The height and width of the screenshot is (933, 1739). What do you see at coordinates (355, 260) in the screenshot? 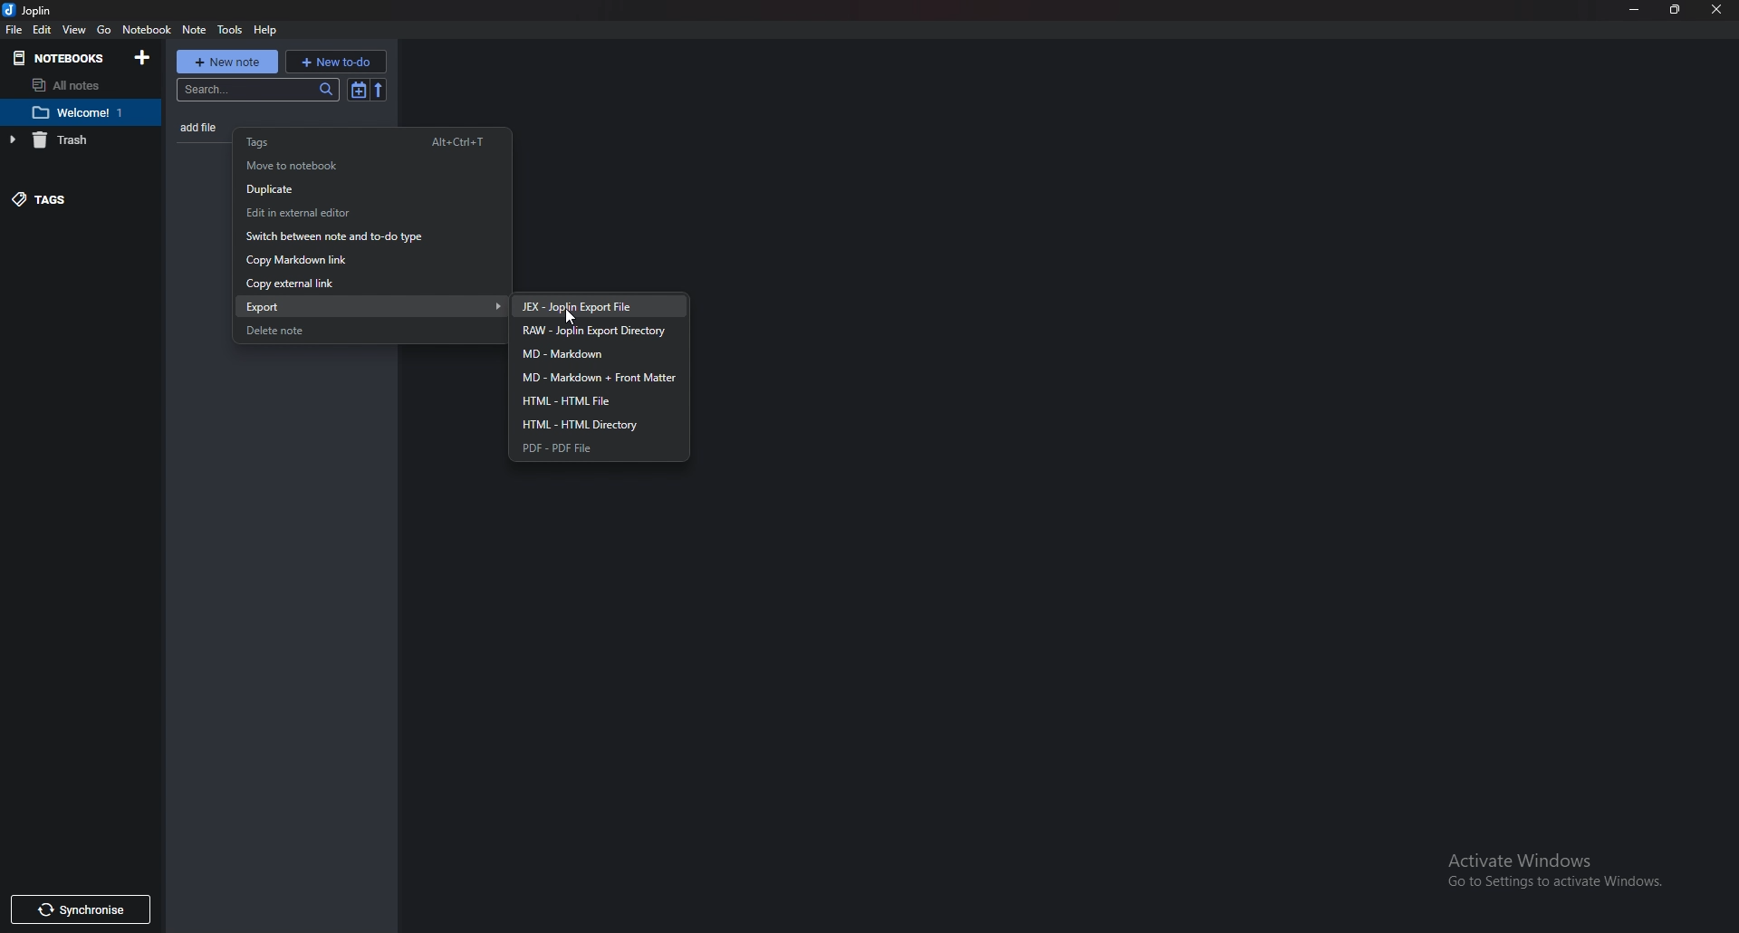
I see `Copy Markdown link` at bounding box center [355, 260].